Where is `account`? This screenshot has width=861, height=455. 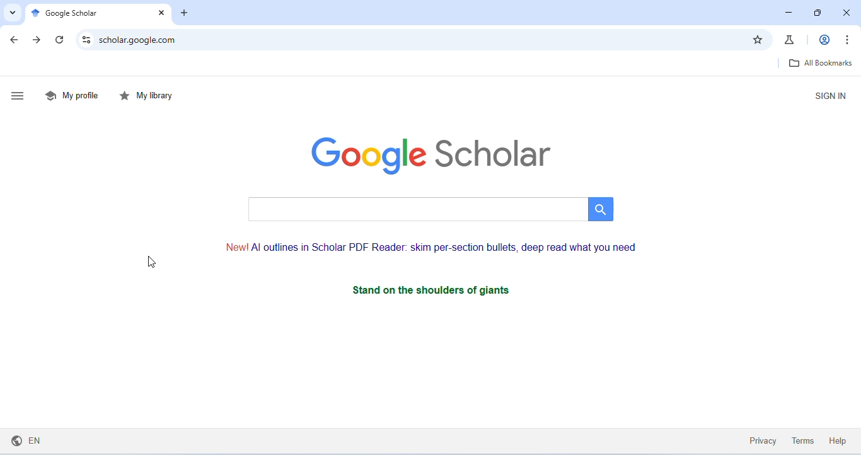 account is located at coordinates (826, 39).